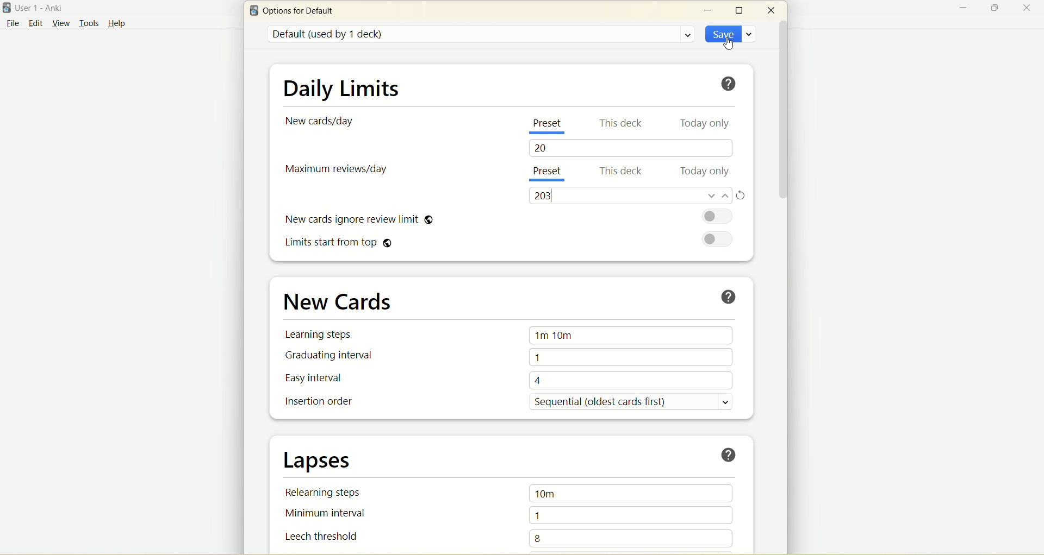  What do you see at coordinates (338, 242) in the screenshot?
I see `limits start from top` at bounding box center [338, 242].